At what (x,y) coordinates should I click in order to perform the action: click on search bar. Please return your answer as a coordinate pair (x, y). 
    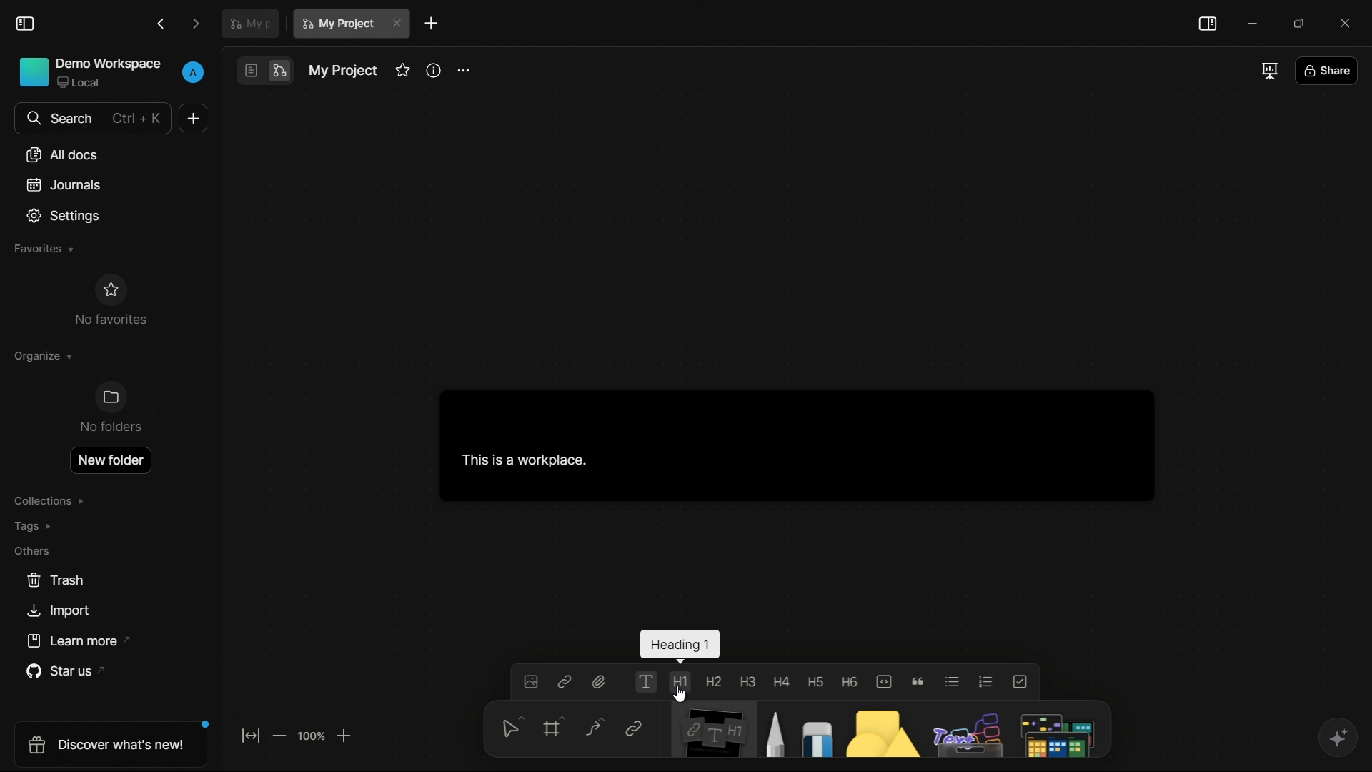
    Looking at the image, I should click on (94, 119).